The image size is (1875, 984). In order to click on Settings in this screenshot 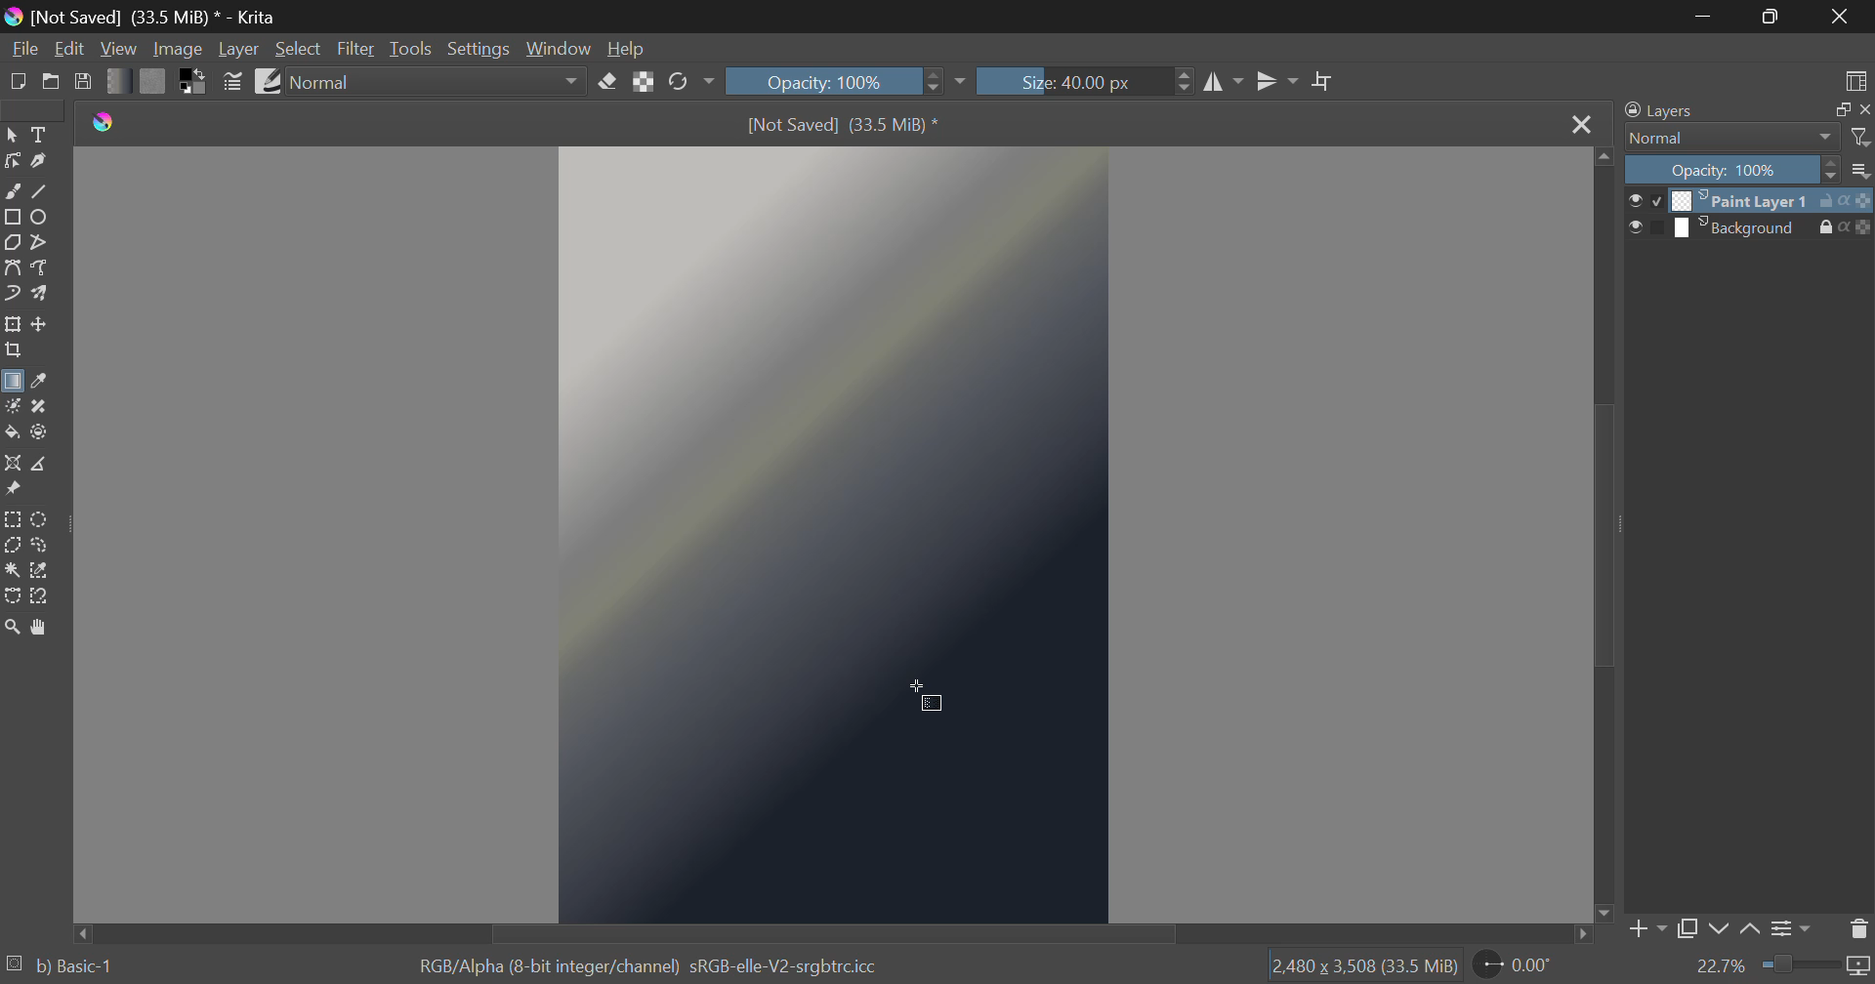, I will do `click(477, 49)`.